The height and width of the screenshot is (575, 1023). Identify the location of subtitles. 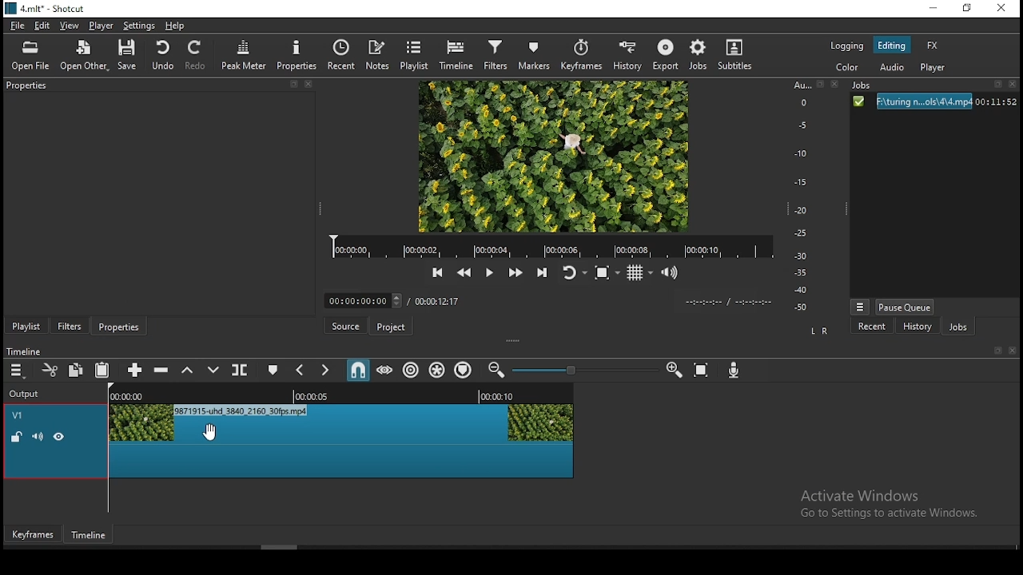
(734, 54).